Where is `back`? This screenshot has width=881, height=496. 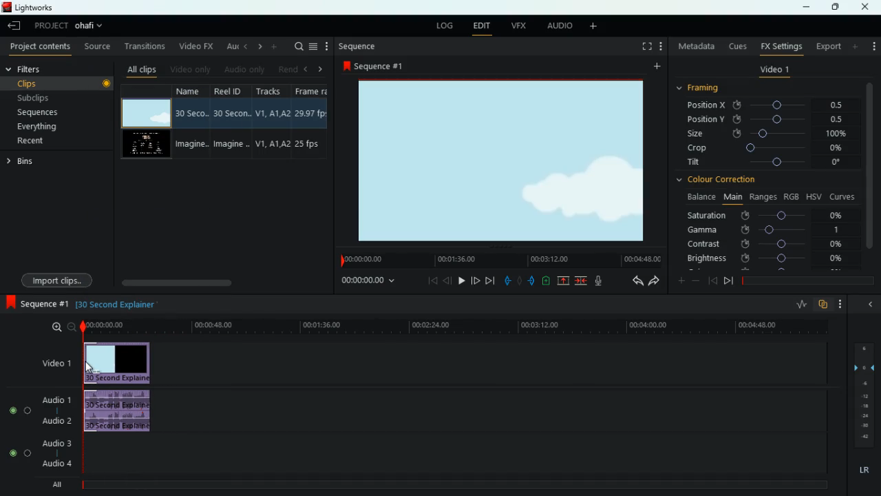 back is located at coordinates (449, 280).